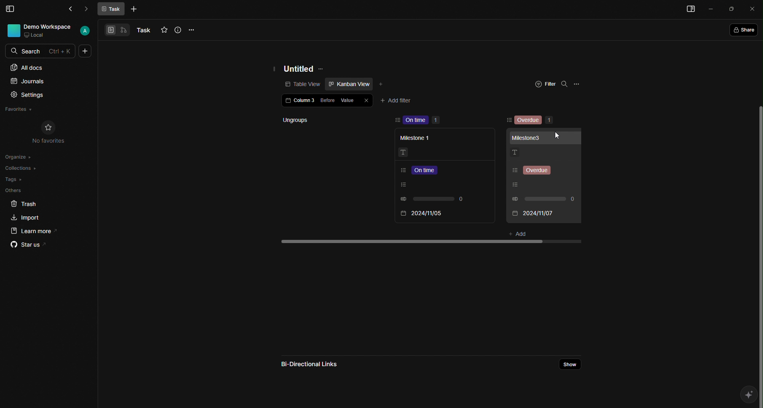  What do you see at coordinates (429, 184) in the screenshot?
I see `Listing` at bounding box center [429, 184].